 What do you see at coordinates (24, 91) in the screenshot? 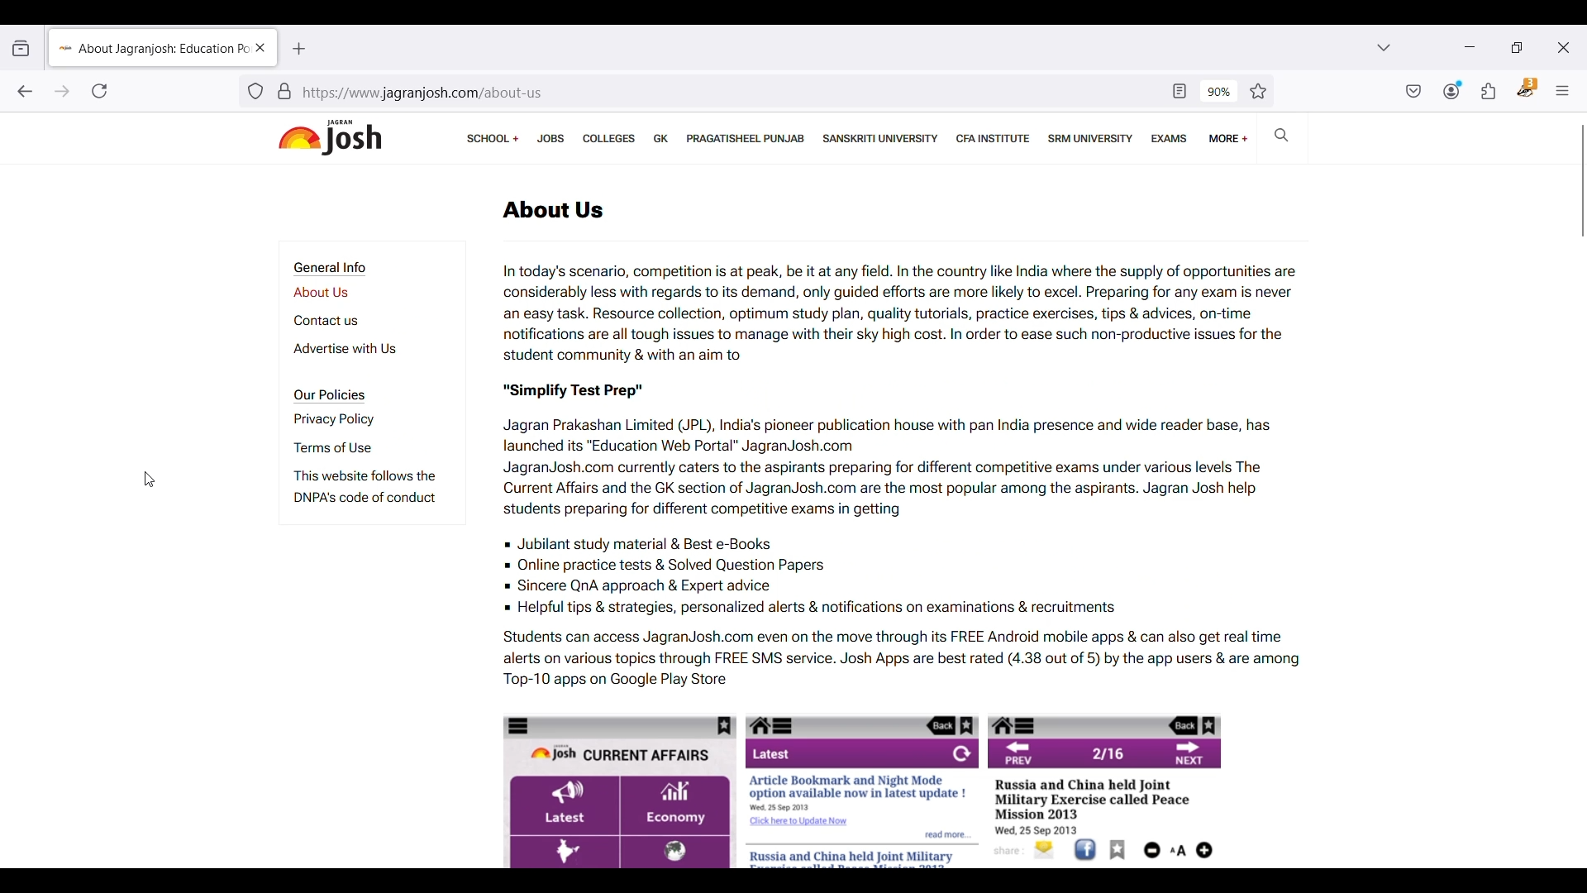
I see `Go back one page` at bounding box center [24, 91].